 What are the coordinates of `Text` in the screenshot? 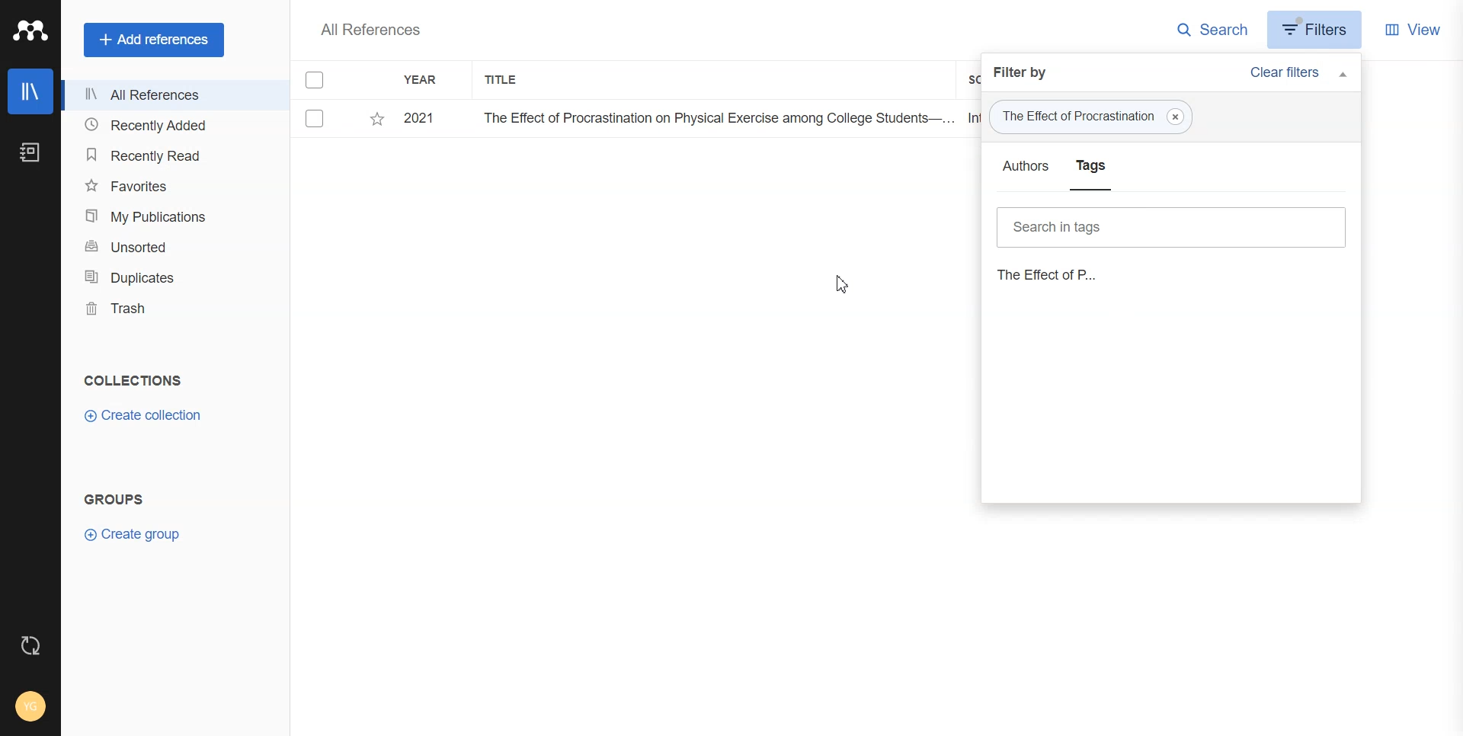 It's located at (1023, 72).